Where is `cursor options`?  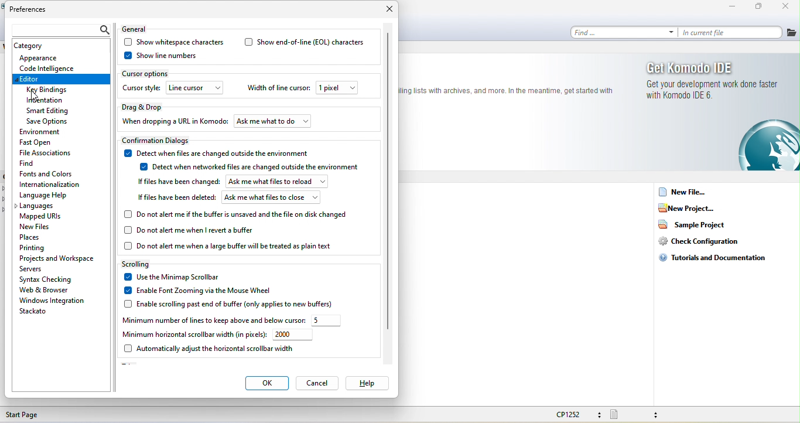
cursor options is located at coordinates (148, 73).